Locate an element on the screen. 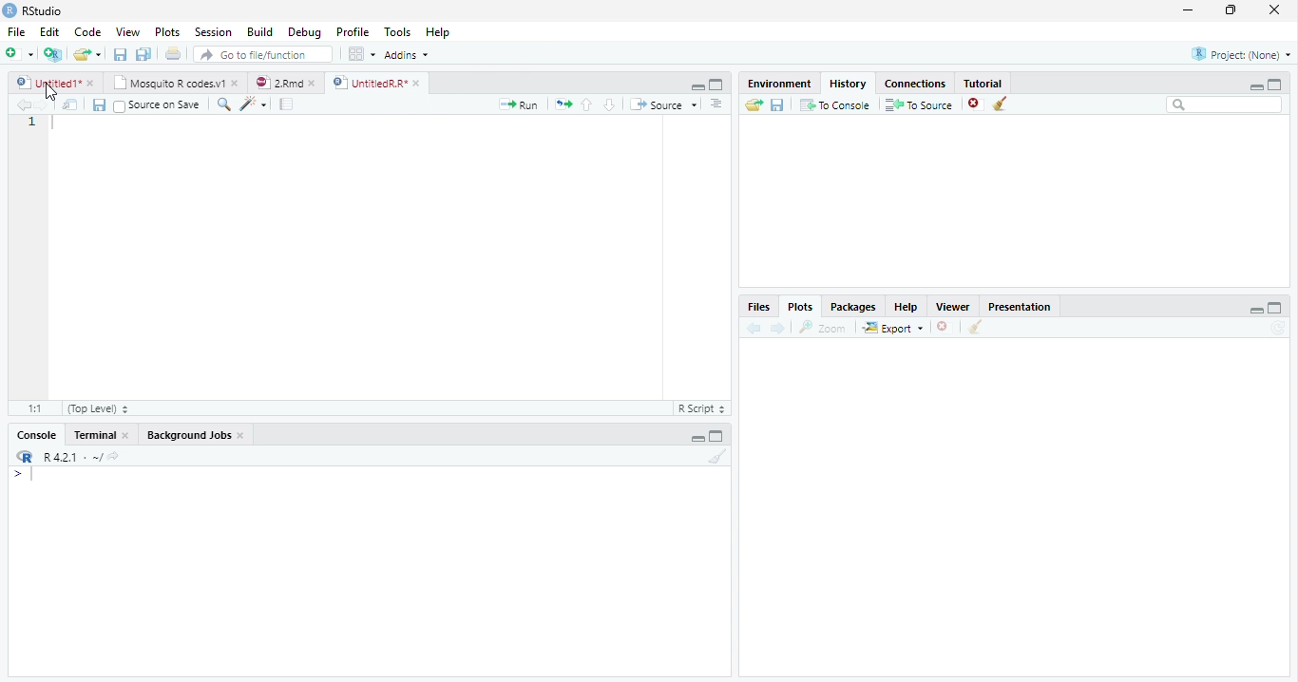 This screenshot has height=682, width=1298. Clean is located at coordinates (975, 328).